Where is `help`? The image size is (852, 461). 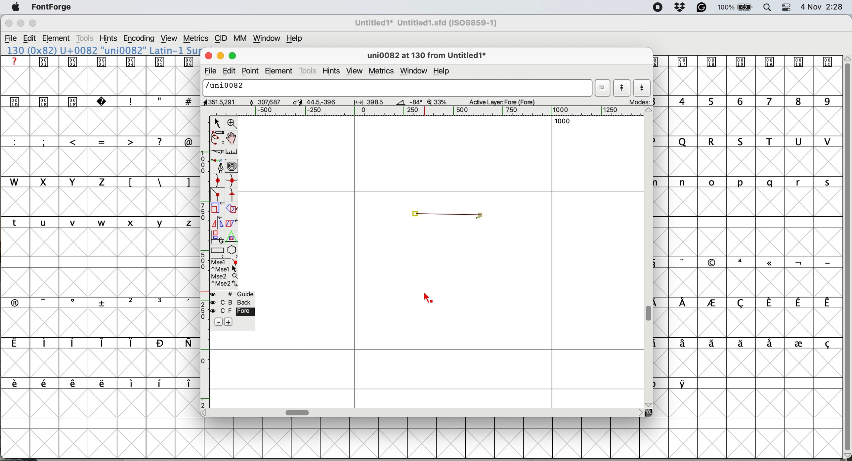 help is located at coordinates (296, 38).